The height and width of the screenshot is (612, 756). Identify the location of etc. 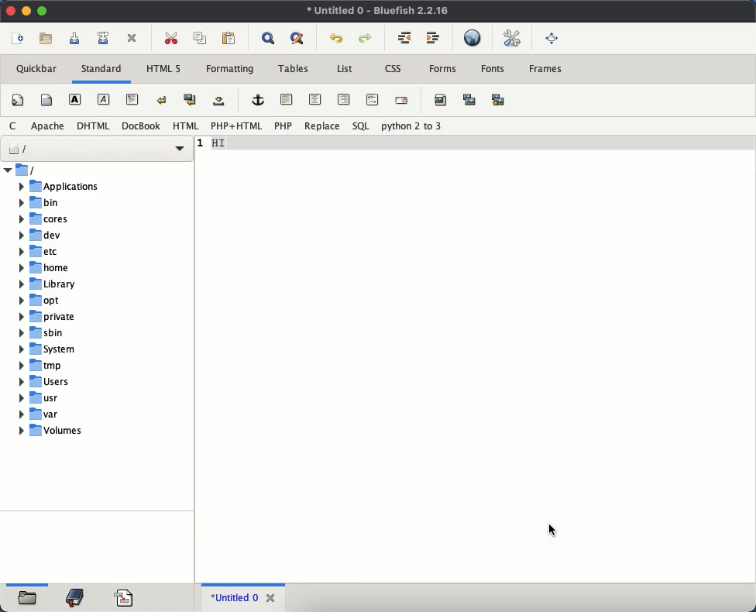
(76, 251).